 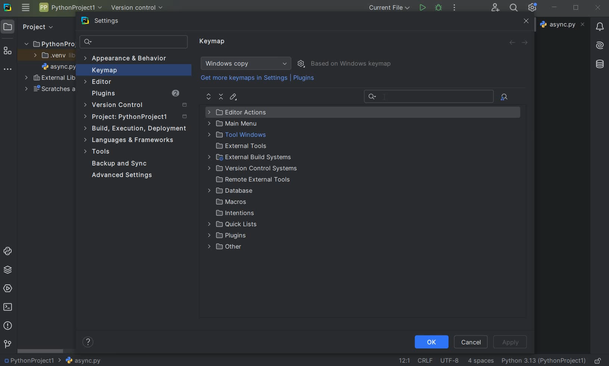 I want to click on project icon, so click(x=8, y=26).